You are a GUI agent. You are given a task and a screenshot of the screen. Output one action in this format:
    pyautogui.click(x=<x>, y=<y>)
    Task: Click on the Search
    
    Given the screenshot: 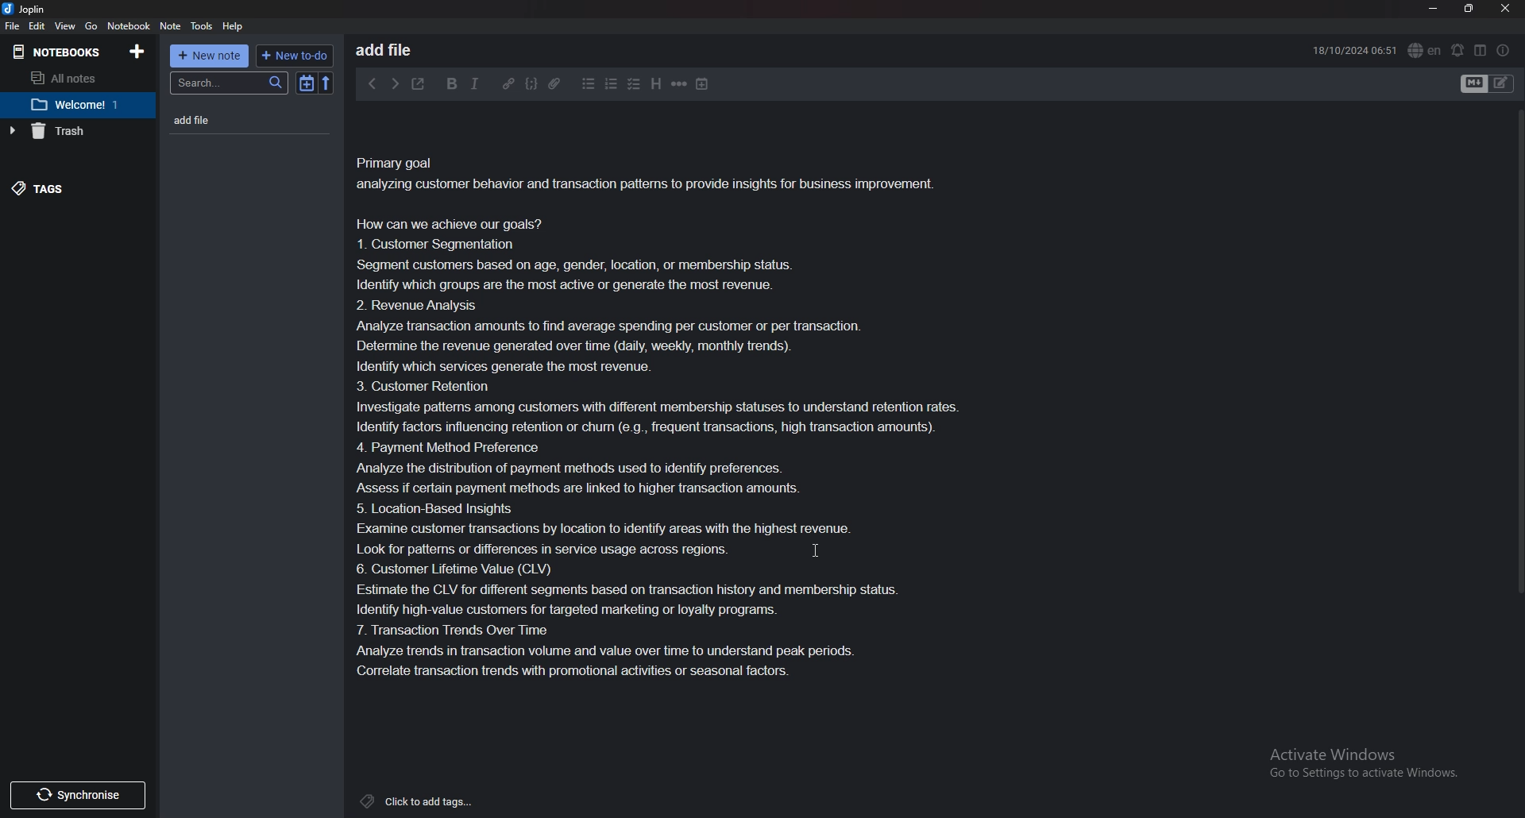 What is the action you would take?
    pyautogui.click(x=230, y=84)
    